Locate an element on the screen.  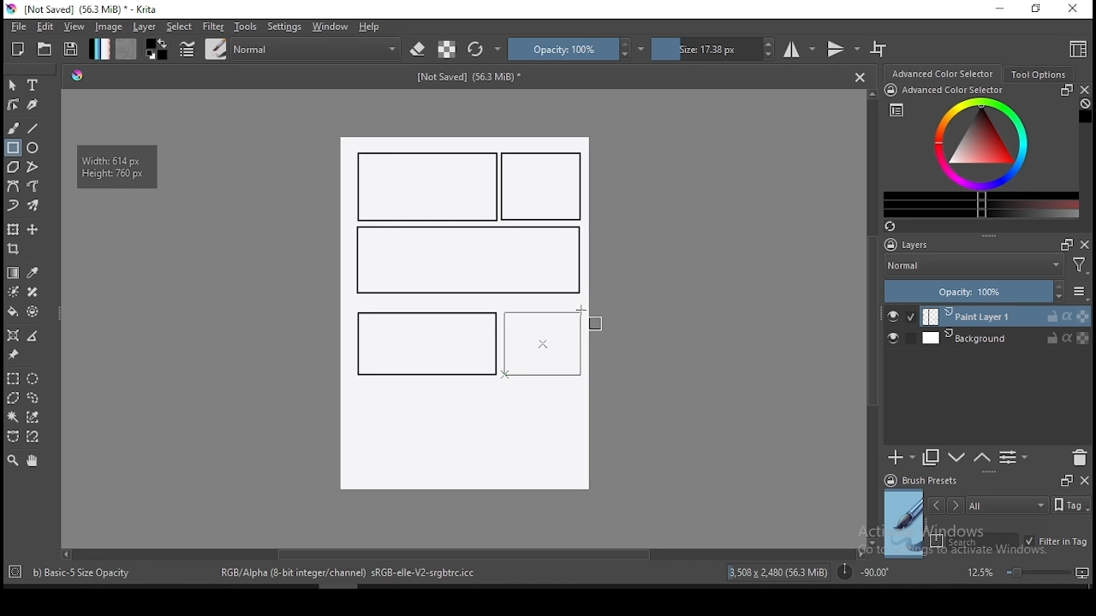
active rectangle is located at coordinates (541, 342).